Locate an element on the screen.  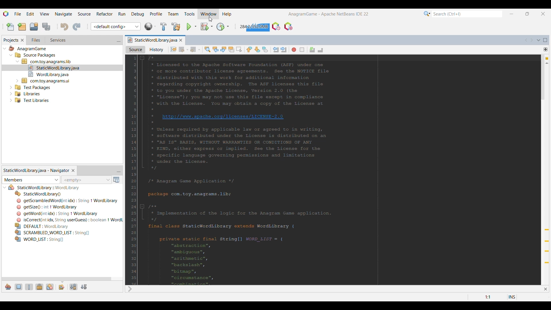
Horizontal slide bar is located at coordinates (57, 279).